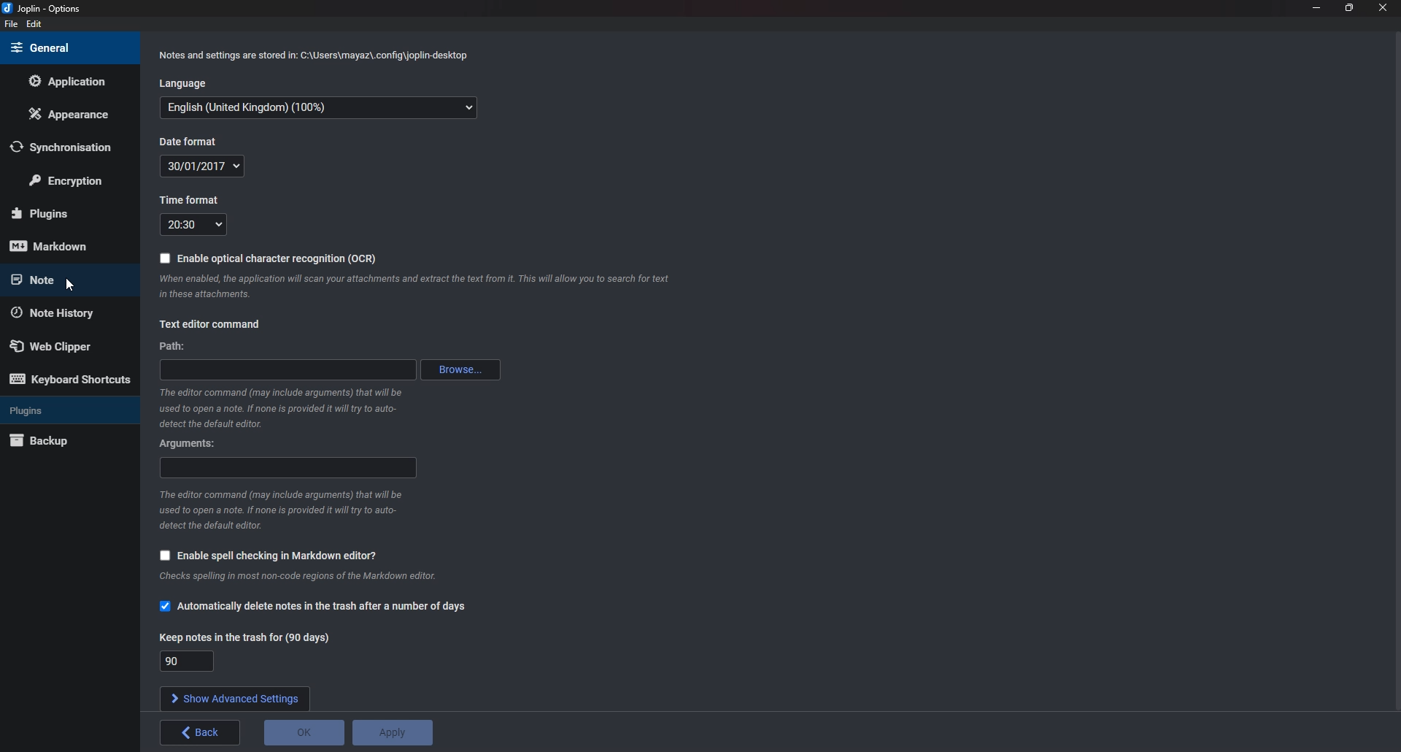 The image size is (1401, 752). What do you see at coordinates (63, 280) in the screenshot?
I see `note` at bounding box center [63, 280].